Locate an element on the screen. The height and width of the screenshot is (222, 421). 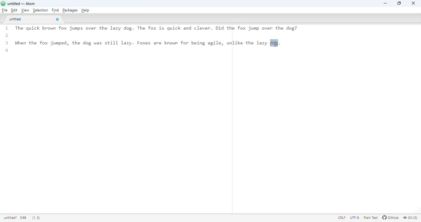
title is located at coordinates (10, 218).